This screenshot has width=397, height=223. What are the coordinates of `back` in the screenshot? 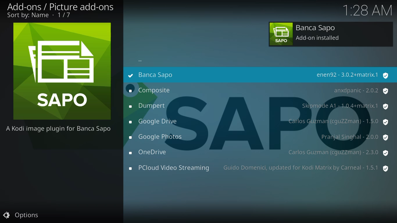 It's located at (141, 61).